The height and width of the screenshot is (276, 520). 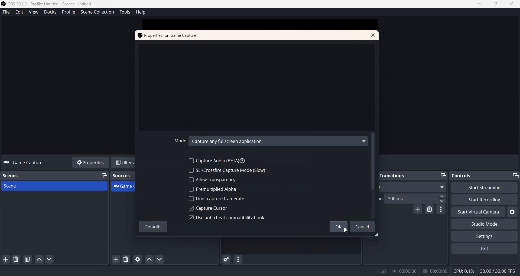 I want to click on OK, so click(x=338, y=227).